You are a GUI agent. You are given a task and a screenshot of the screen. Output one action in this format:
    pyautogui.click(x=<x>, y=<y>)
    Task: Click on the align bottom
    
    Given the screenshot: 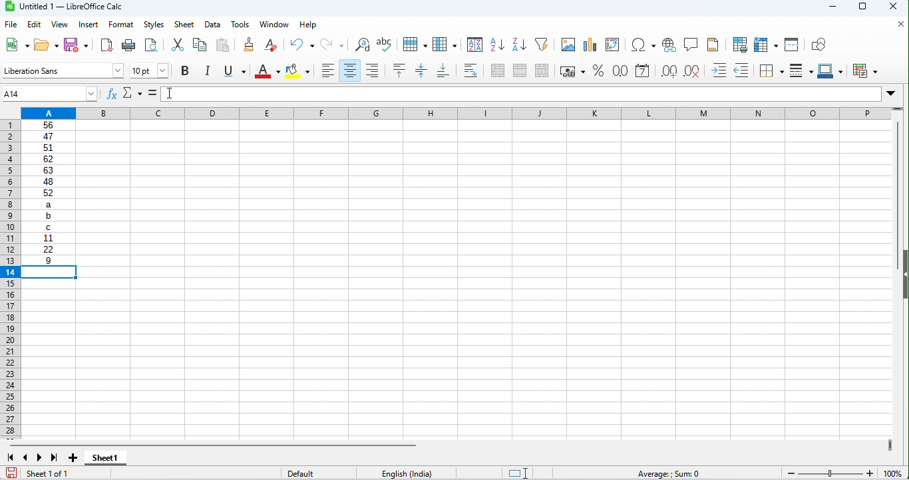 What is the action you would take?
    pyautogui.click(x=443, y=70)
    